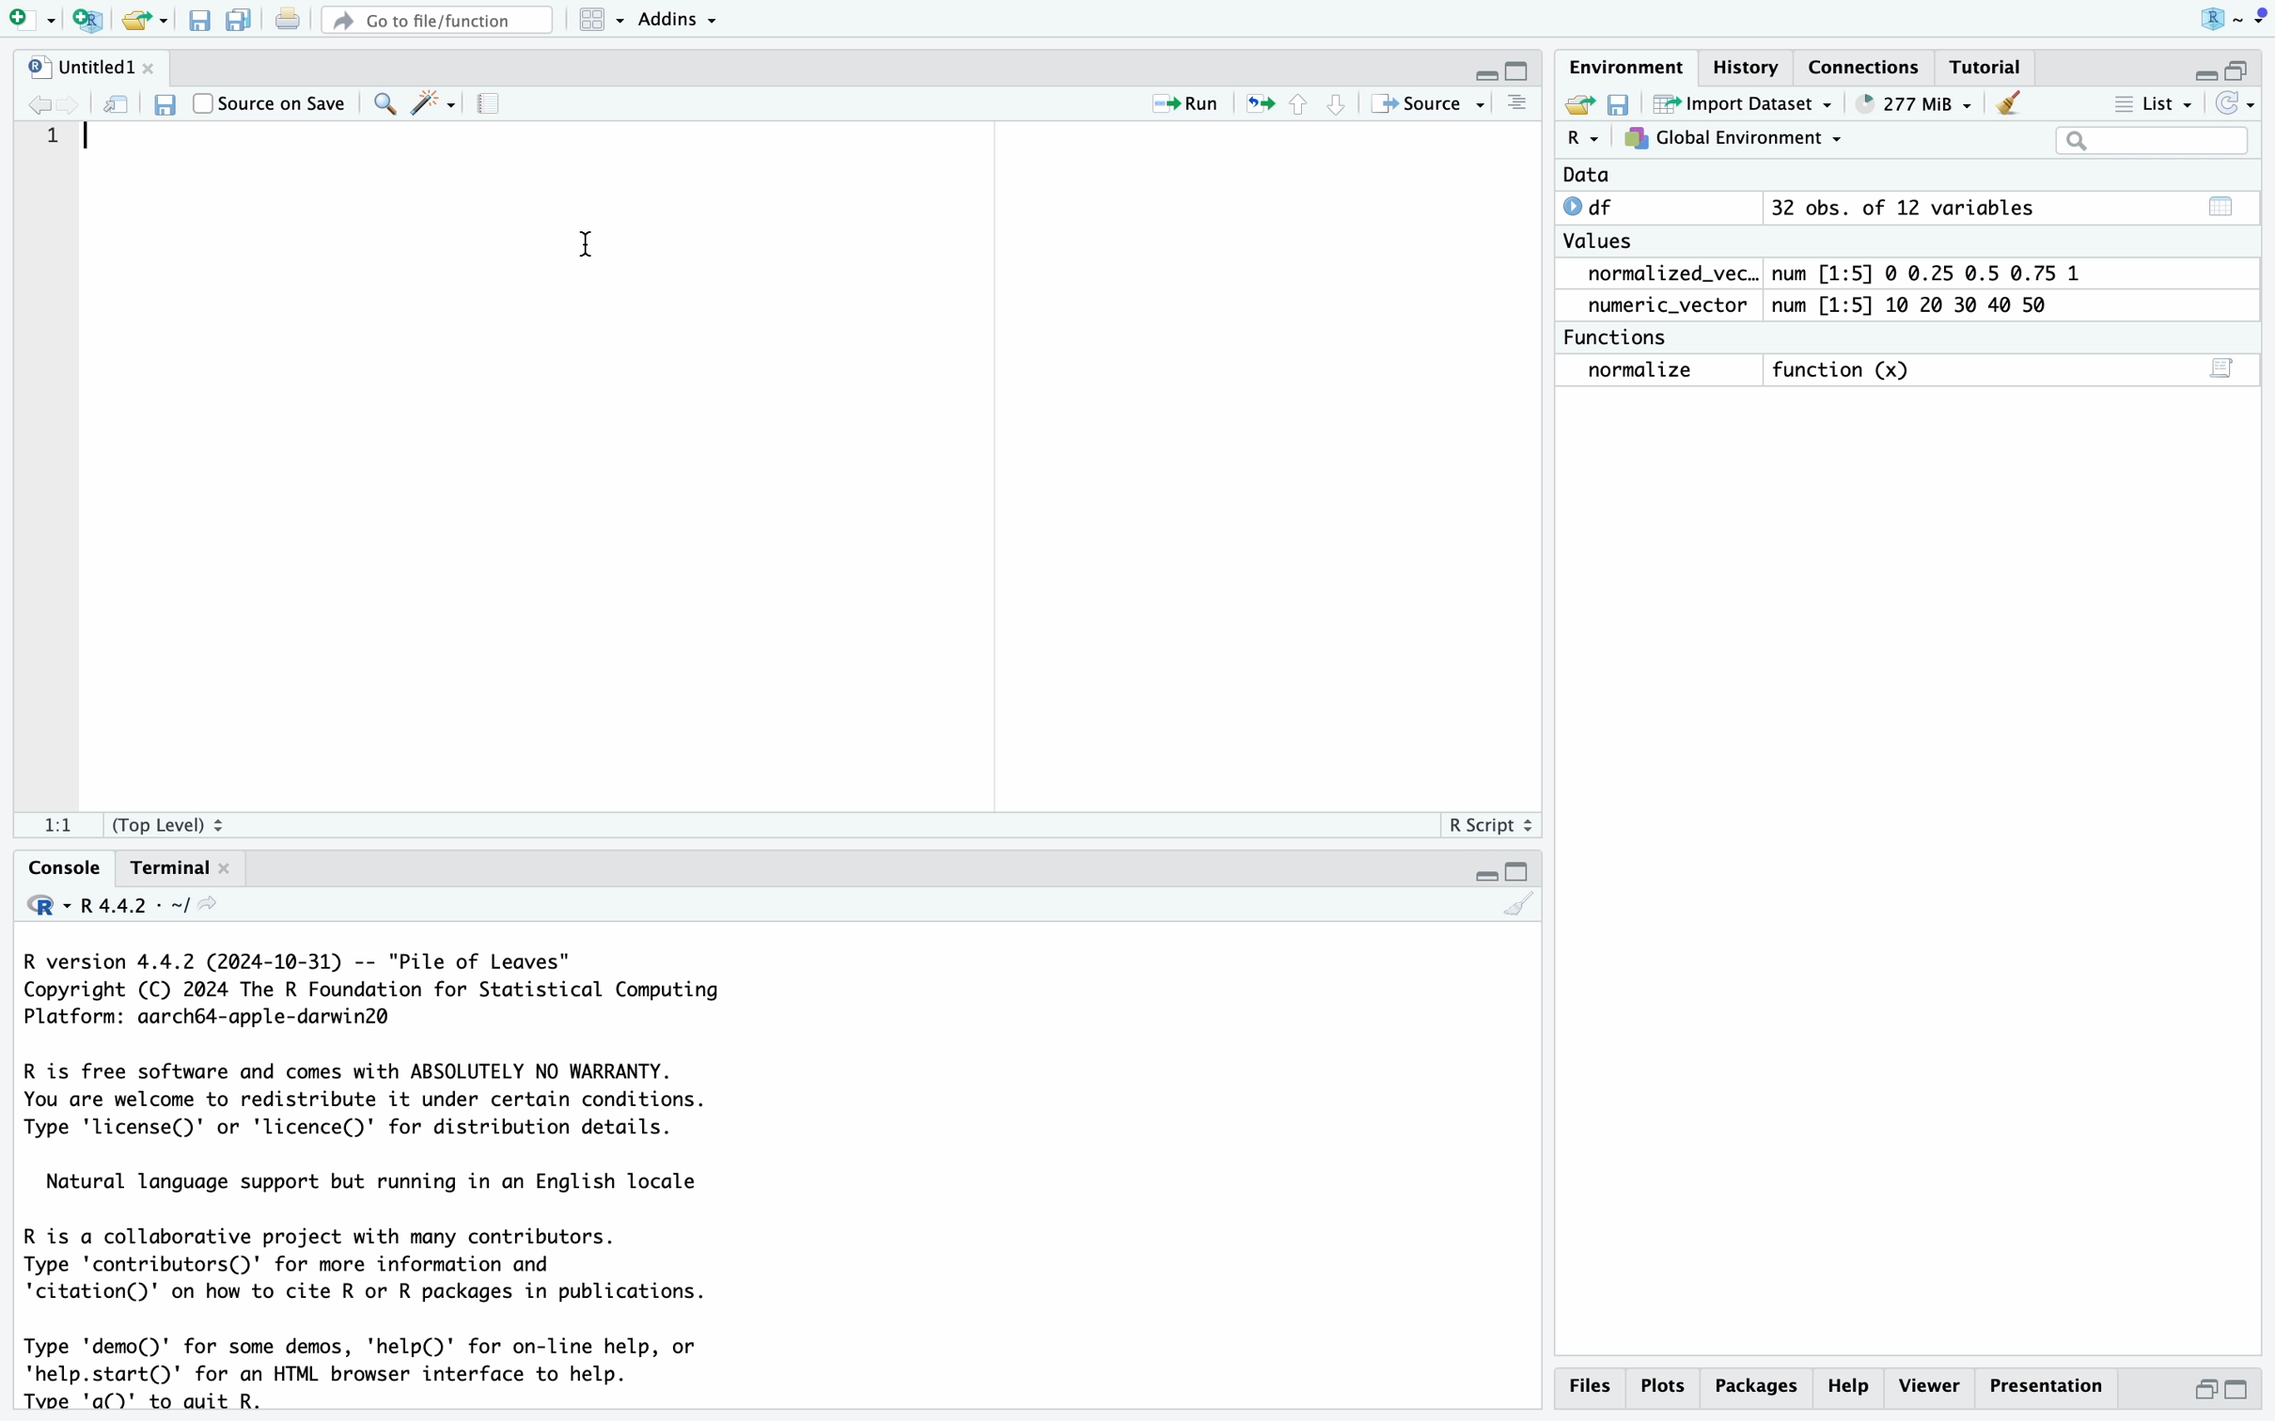 The image size is (2275, 1421). Describe the element at coordinates (1605, 243) in the screenshot. I see `Values` at that location.